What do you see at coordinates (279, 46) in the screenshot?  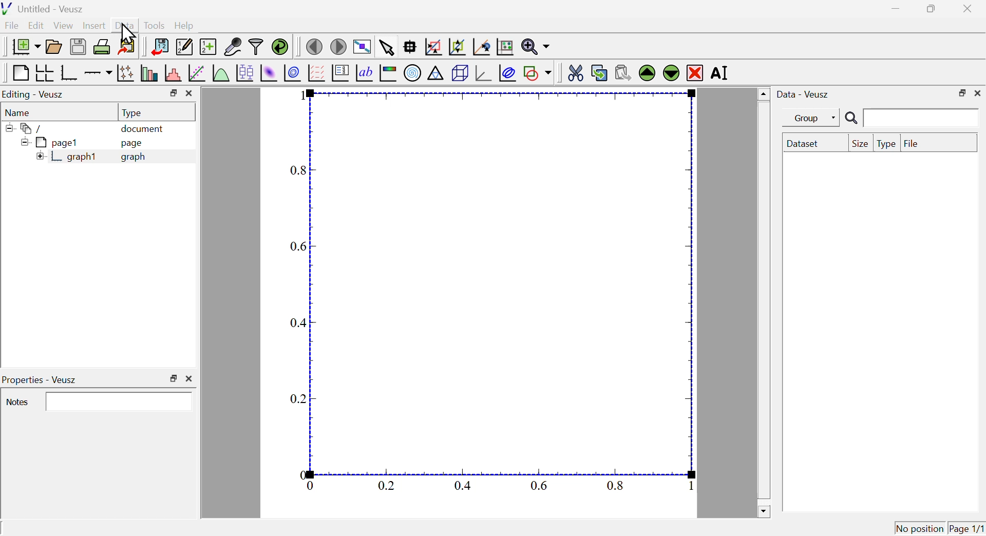 I see `reload linked datasets` at bounding box center [279, 46].